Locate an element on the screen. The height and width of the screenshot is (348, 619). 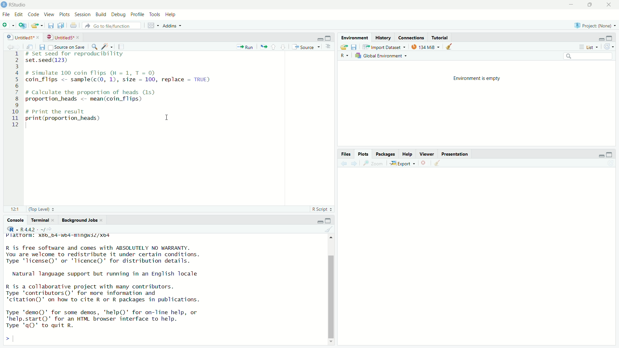
environment is empty is located at coordinates (478, 80).